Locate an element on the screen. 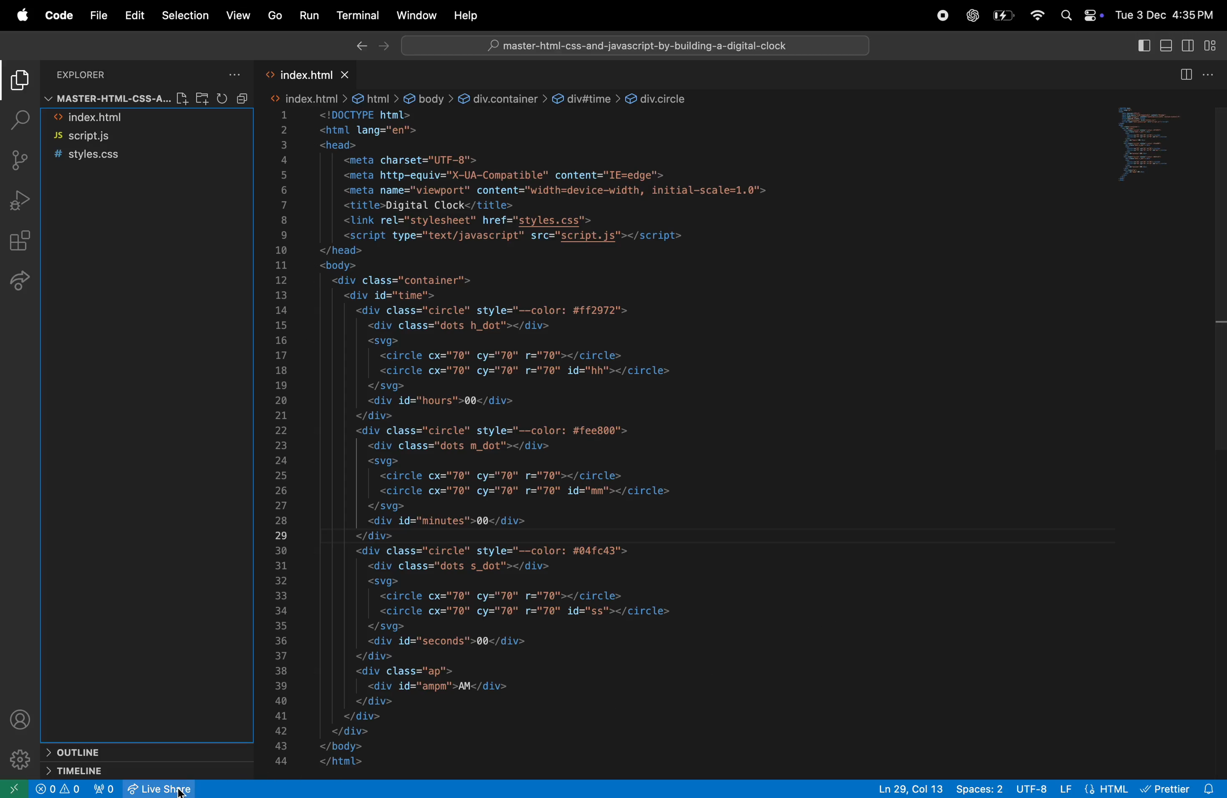  script.js is located at coordinates (132, 137).